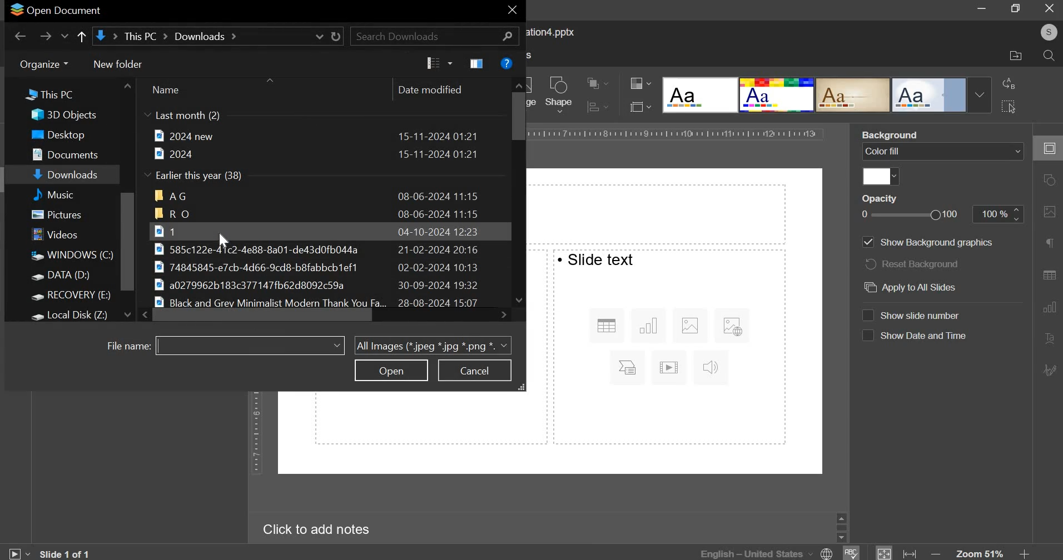 The image size is (1063, 560). I want to click on design, so click(854, 96).